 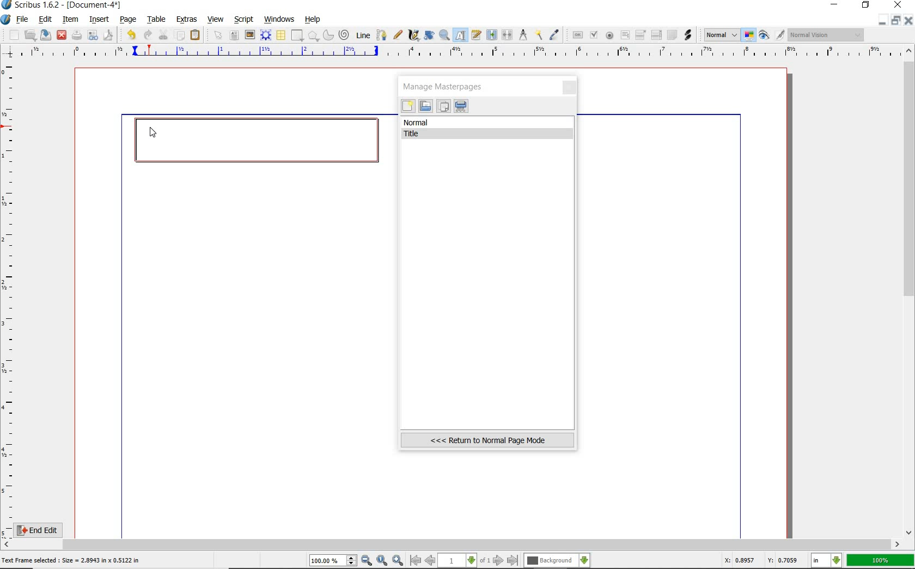 I want to click on Return to normal page mode, so click(x=487, y=440).